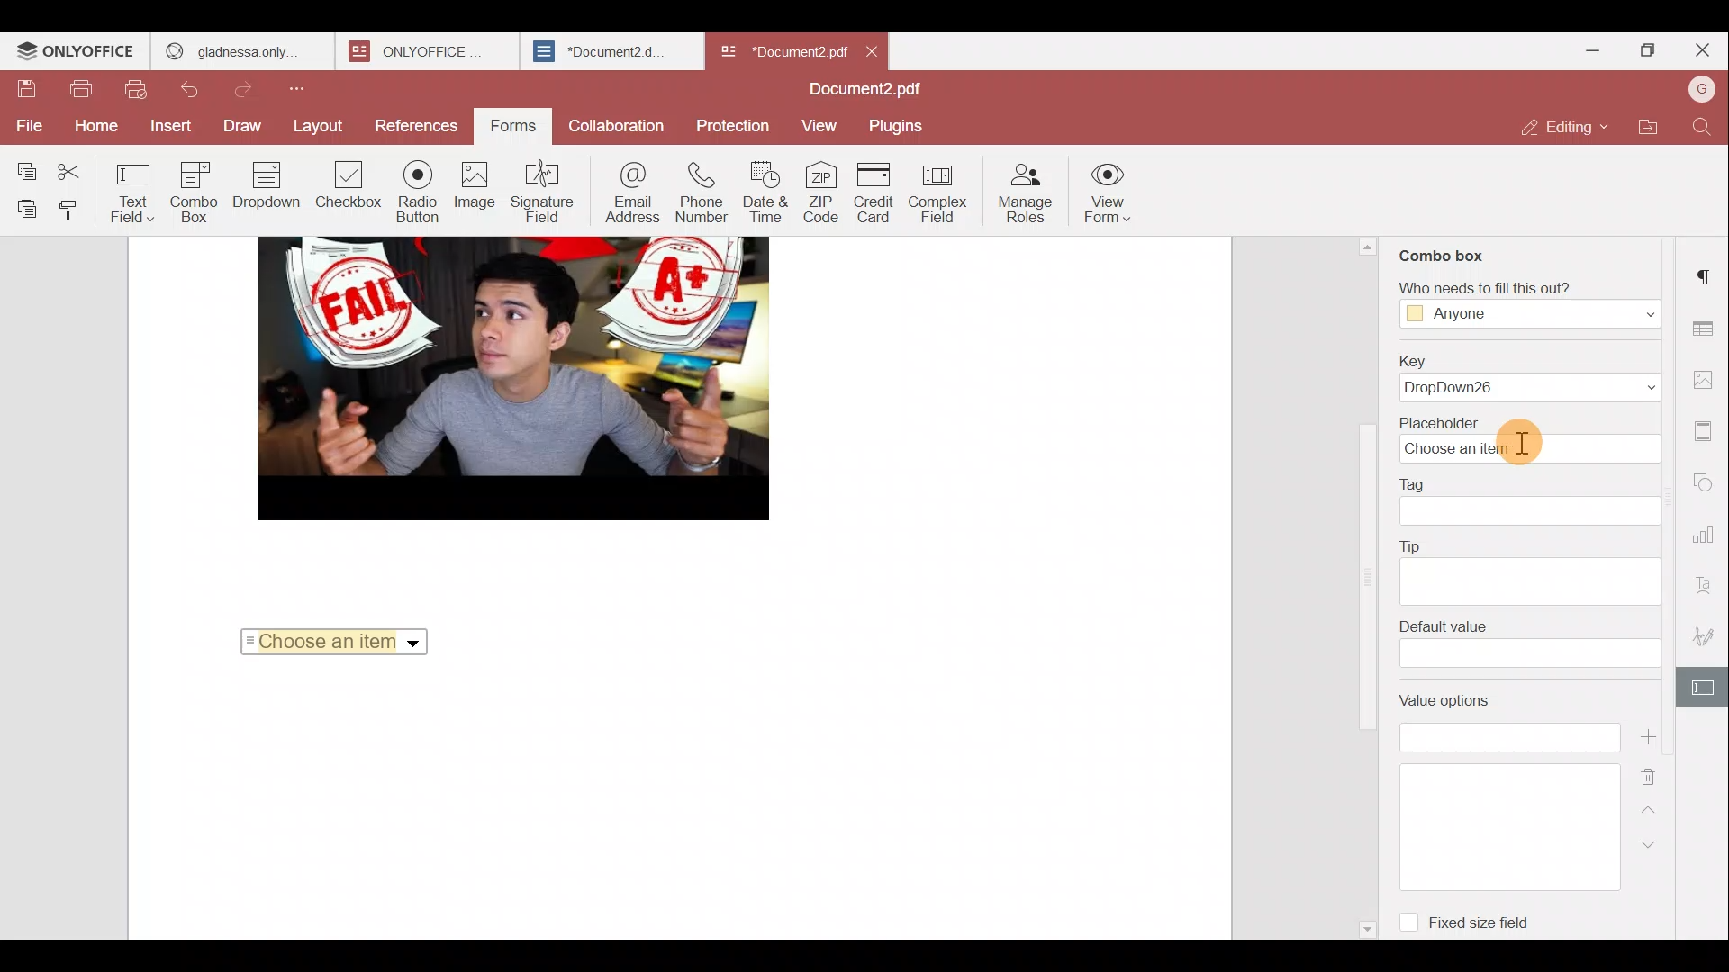 Image resolution: width=1729 pixels, height=972 pixels. Describe the element at coordinates (782, 49) in the screenshot. I see `*Document2 pdf` at that location.